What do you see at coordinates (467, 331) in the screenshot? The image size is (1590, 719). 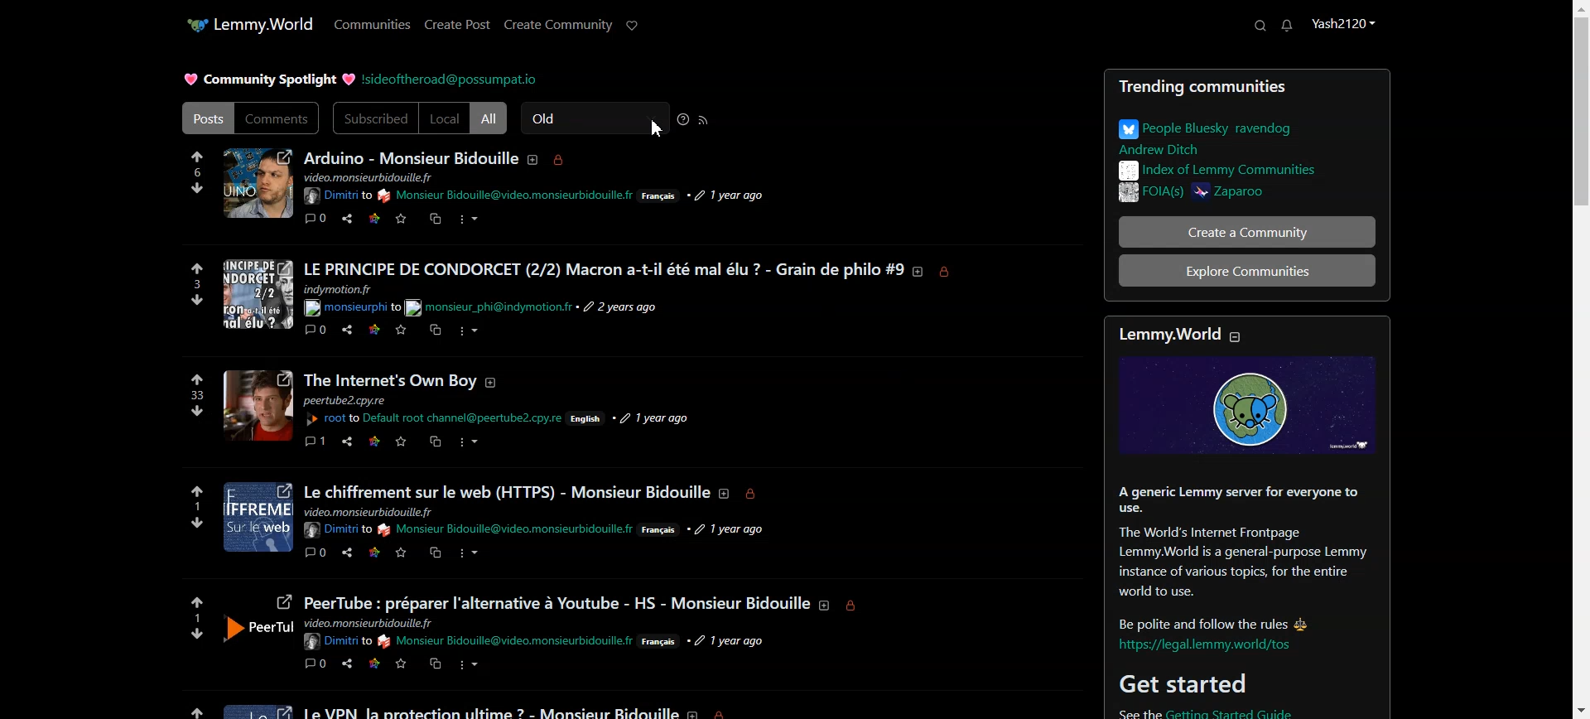 I see `more` at bounding box center [467, 331].